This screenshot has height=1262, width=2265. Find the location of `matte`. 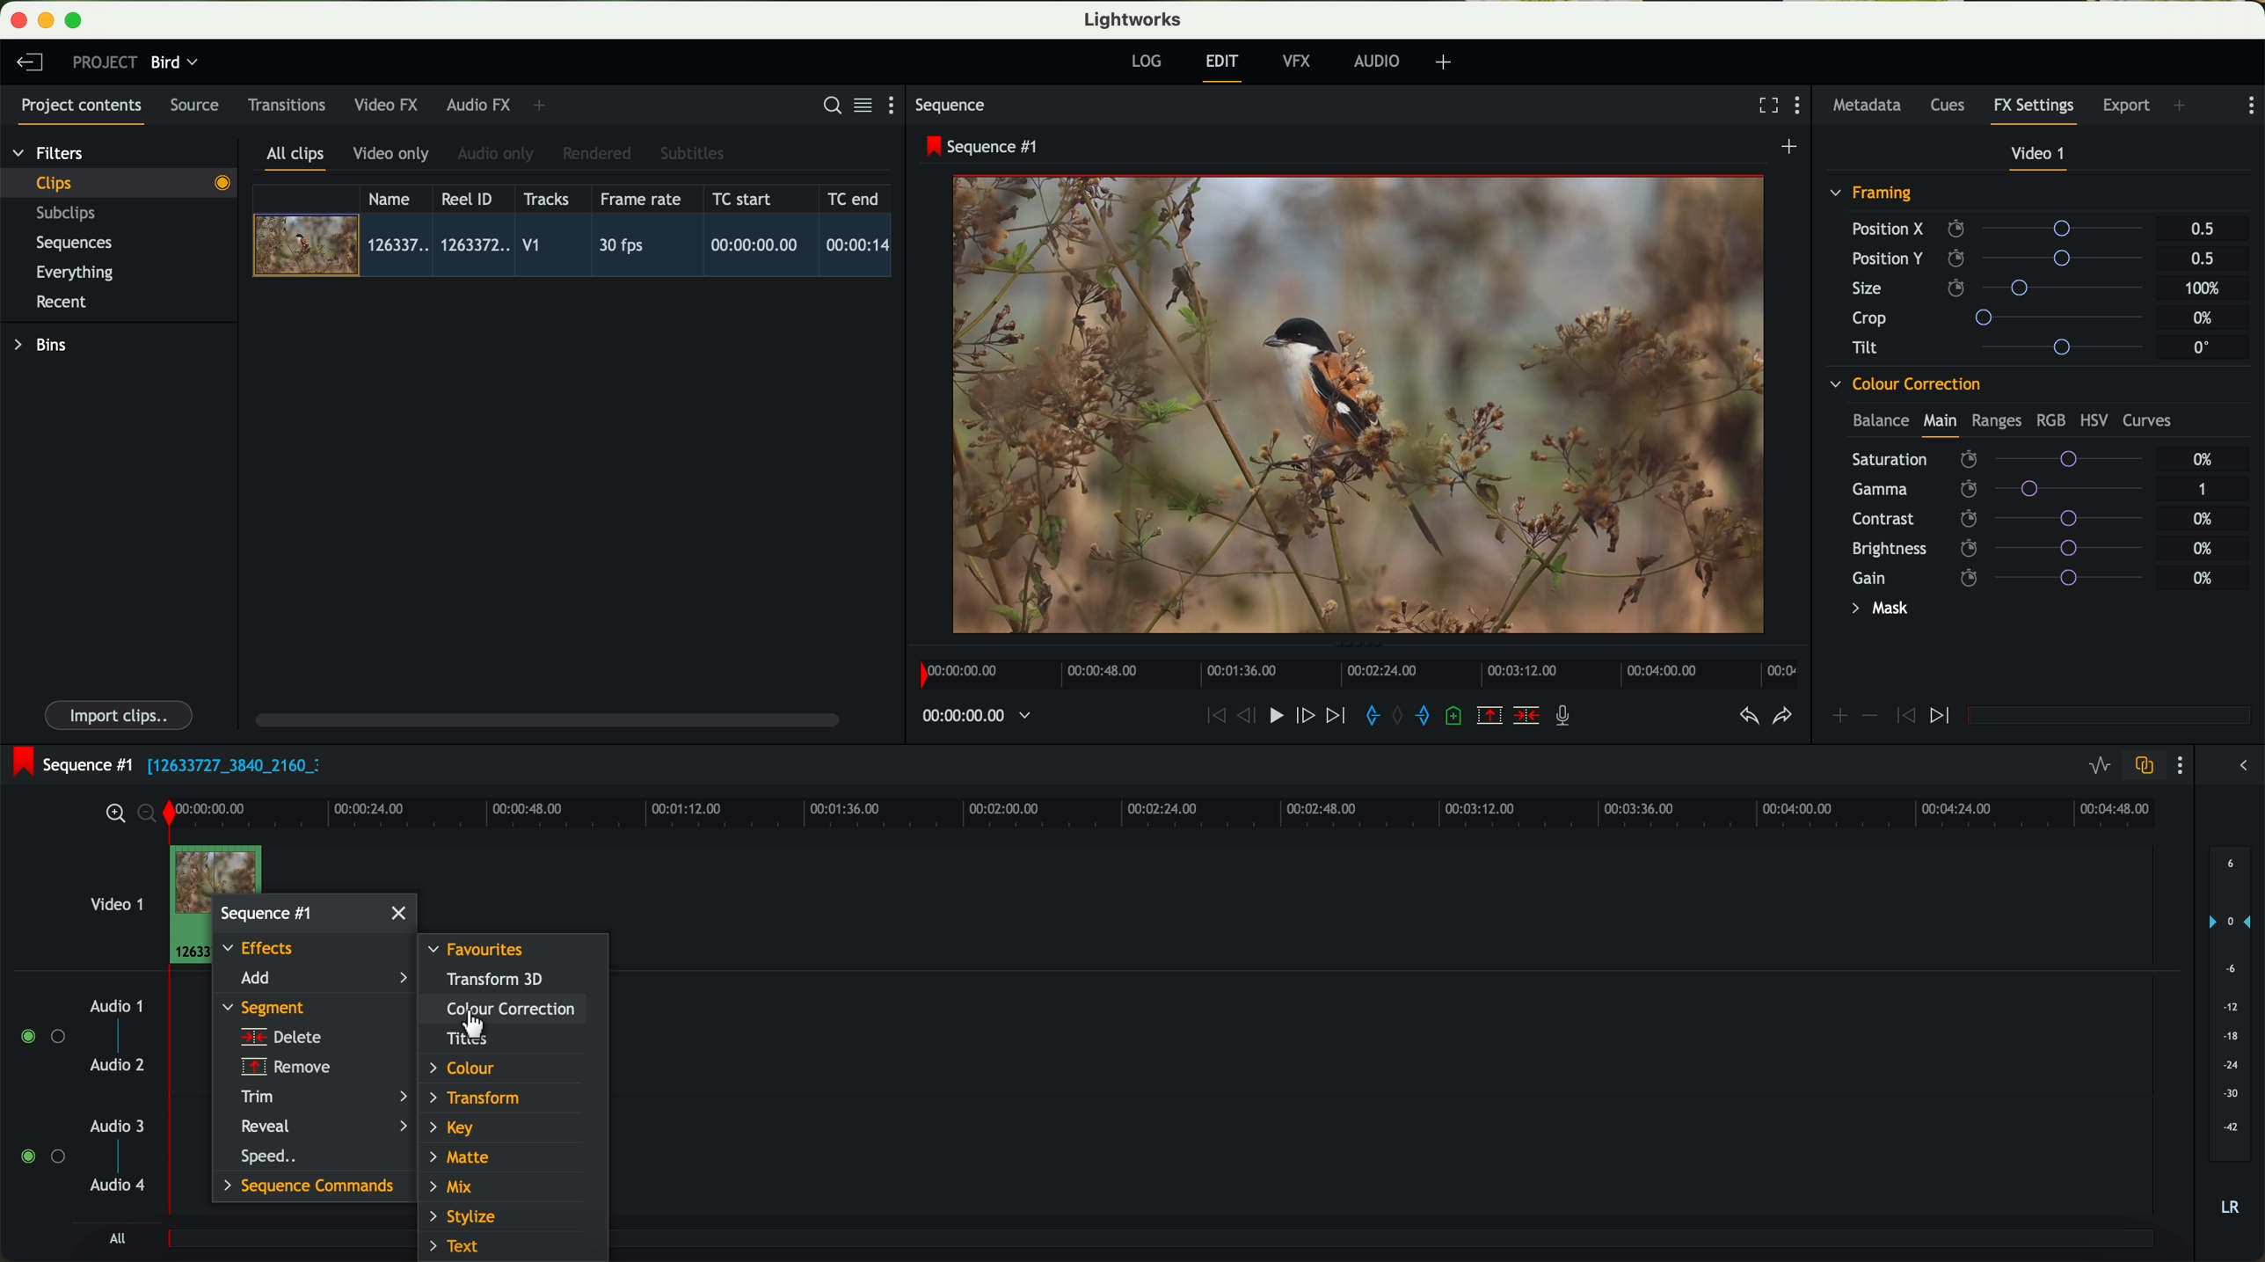

matte is located at coordinates (460, 1156).